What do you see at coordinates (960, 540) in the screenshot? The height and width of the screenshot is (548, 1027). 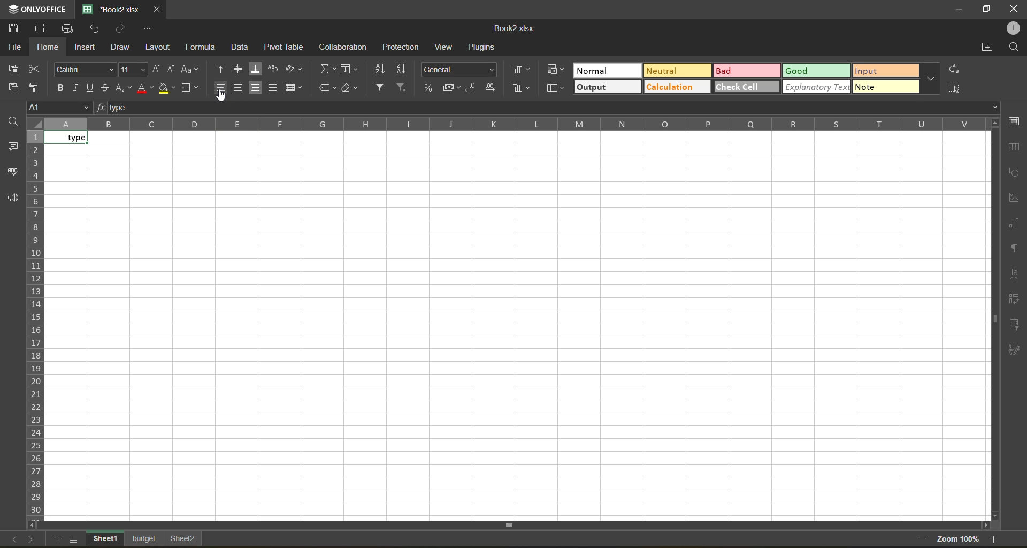 I see `zoom factor` at bounding box center [960, 540].